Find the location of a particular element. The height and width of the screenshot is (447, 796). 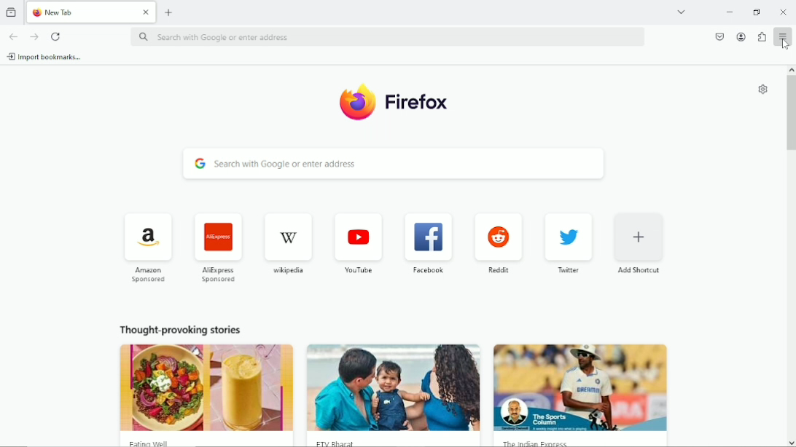

AliExpress is located at coordinates (217, 277).